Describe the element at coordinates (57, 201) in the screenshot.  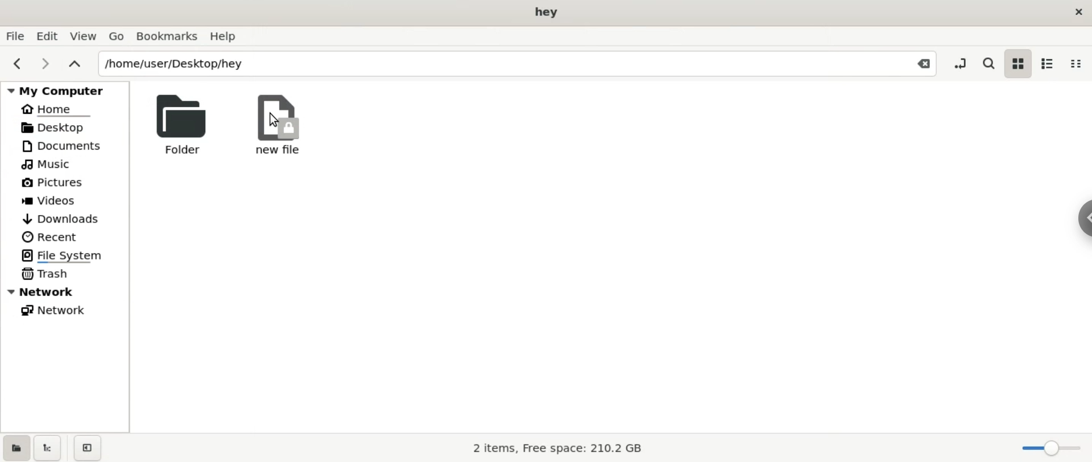
I see `Videos` at that location.